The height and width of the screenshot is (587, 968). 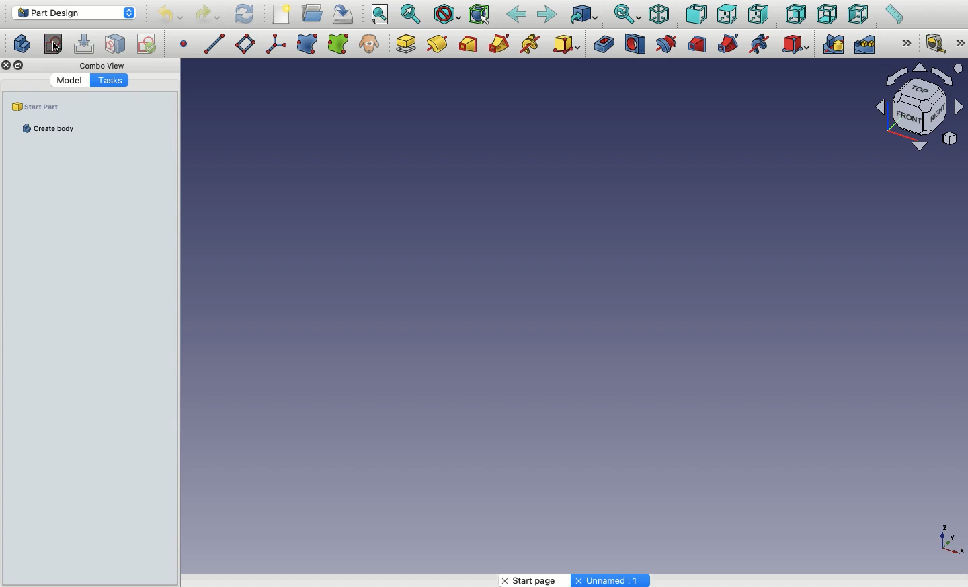 I want to click on Redo, so click(x=210, y=14).